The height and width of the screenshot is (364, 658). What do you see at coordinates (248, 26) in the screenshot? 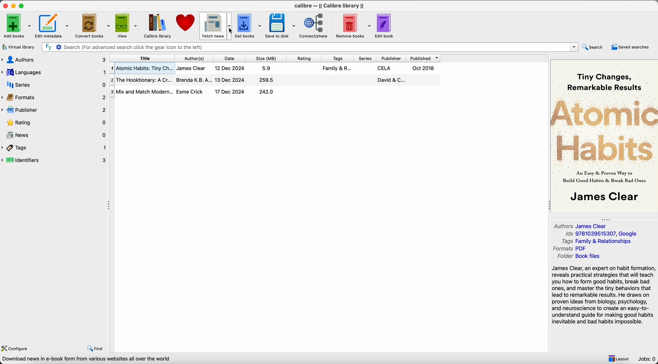
I see `get books` at bounding box center [248, 26].